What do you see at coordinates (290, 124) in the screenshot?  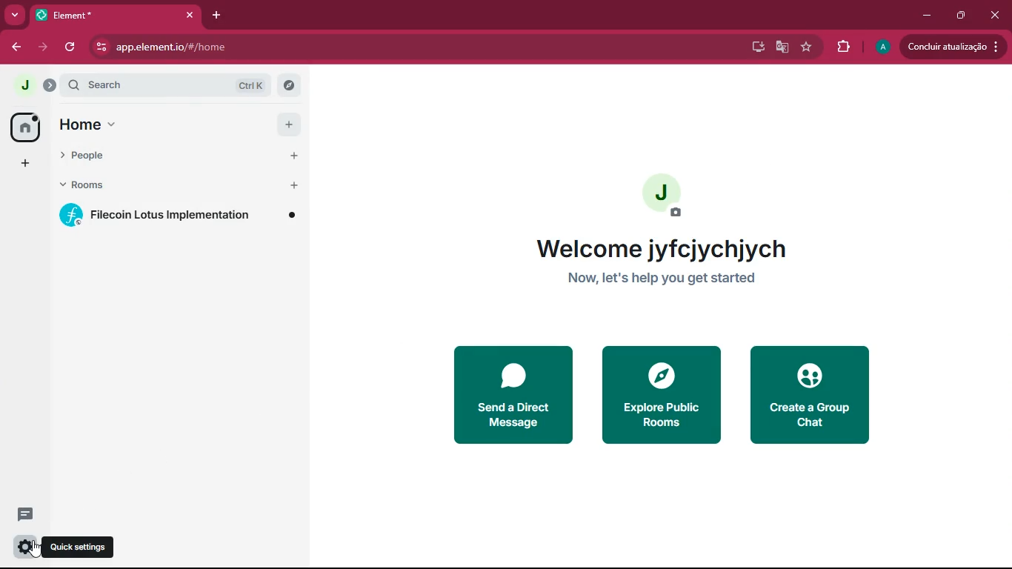 I see `add button` at bounding box center [290, 124].